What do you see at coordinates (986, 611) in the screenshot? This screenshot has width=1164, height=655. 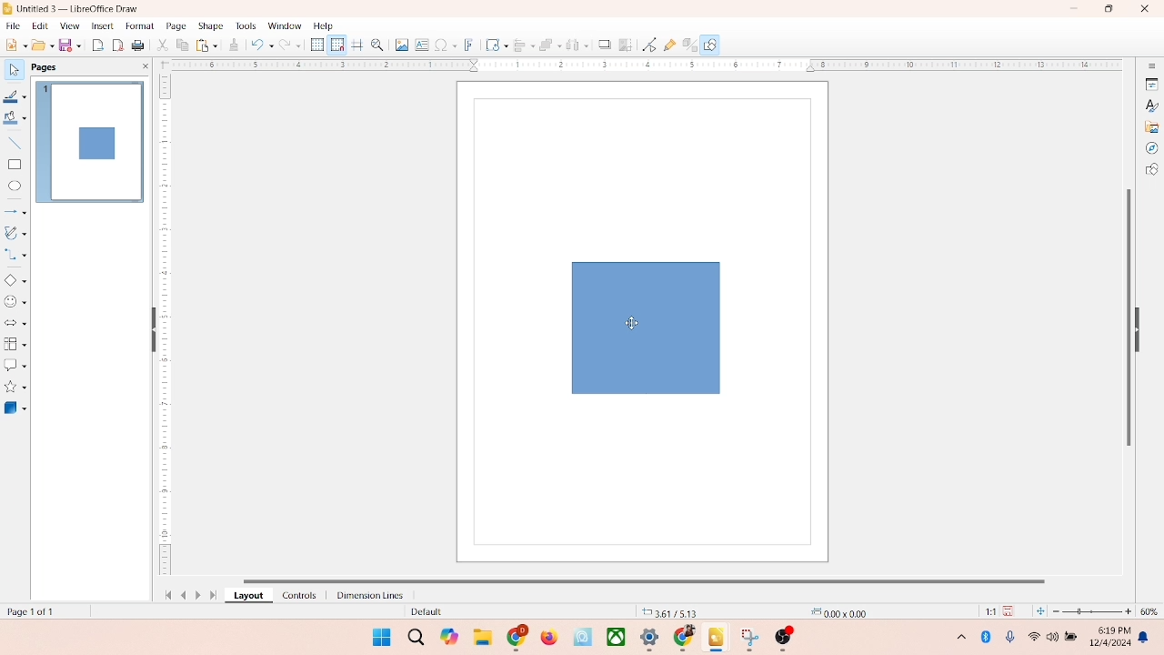 I see `scaling factor` at bounding box center [986, 611].